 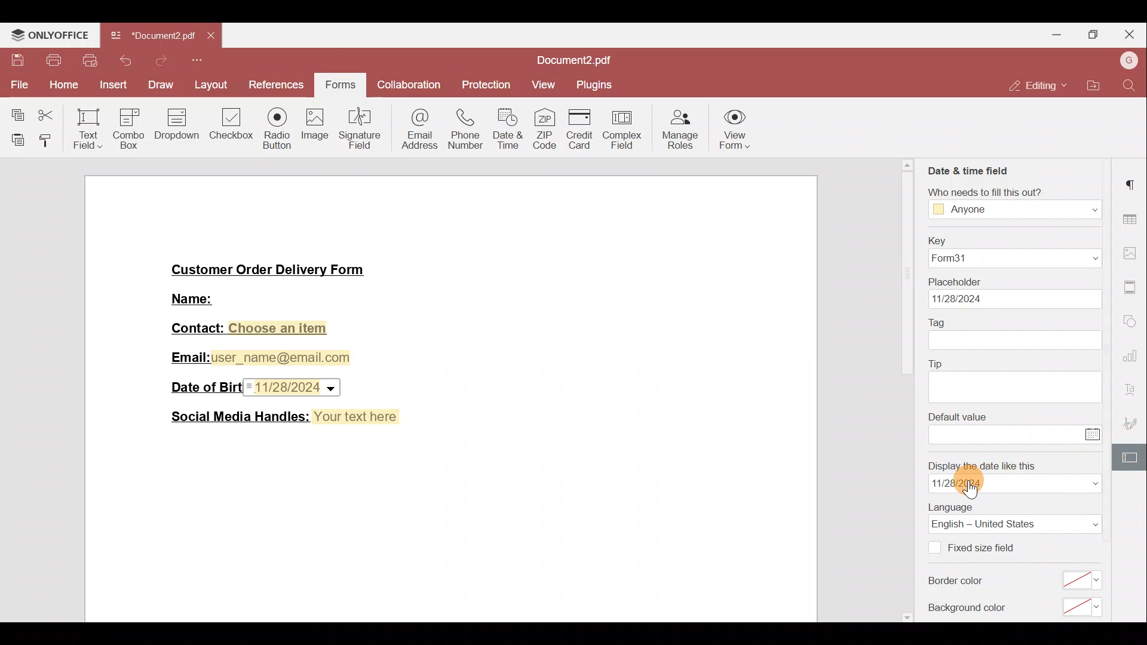 I want to click on Date & time, so click(x=508, y=129).